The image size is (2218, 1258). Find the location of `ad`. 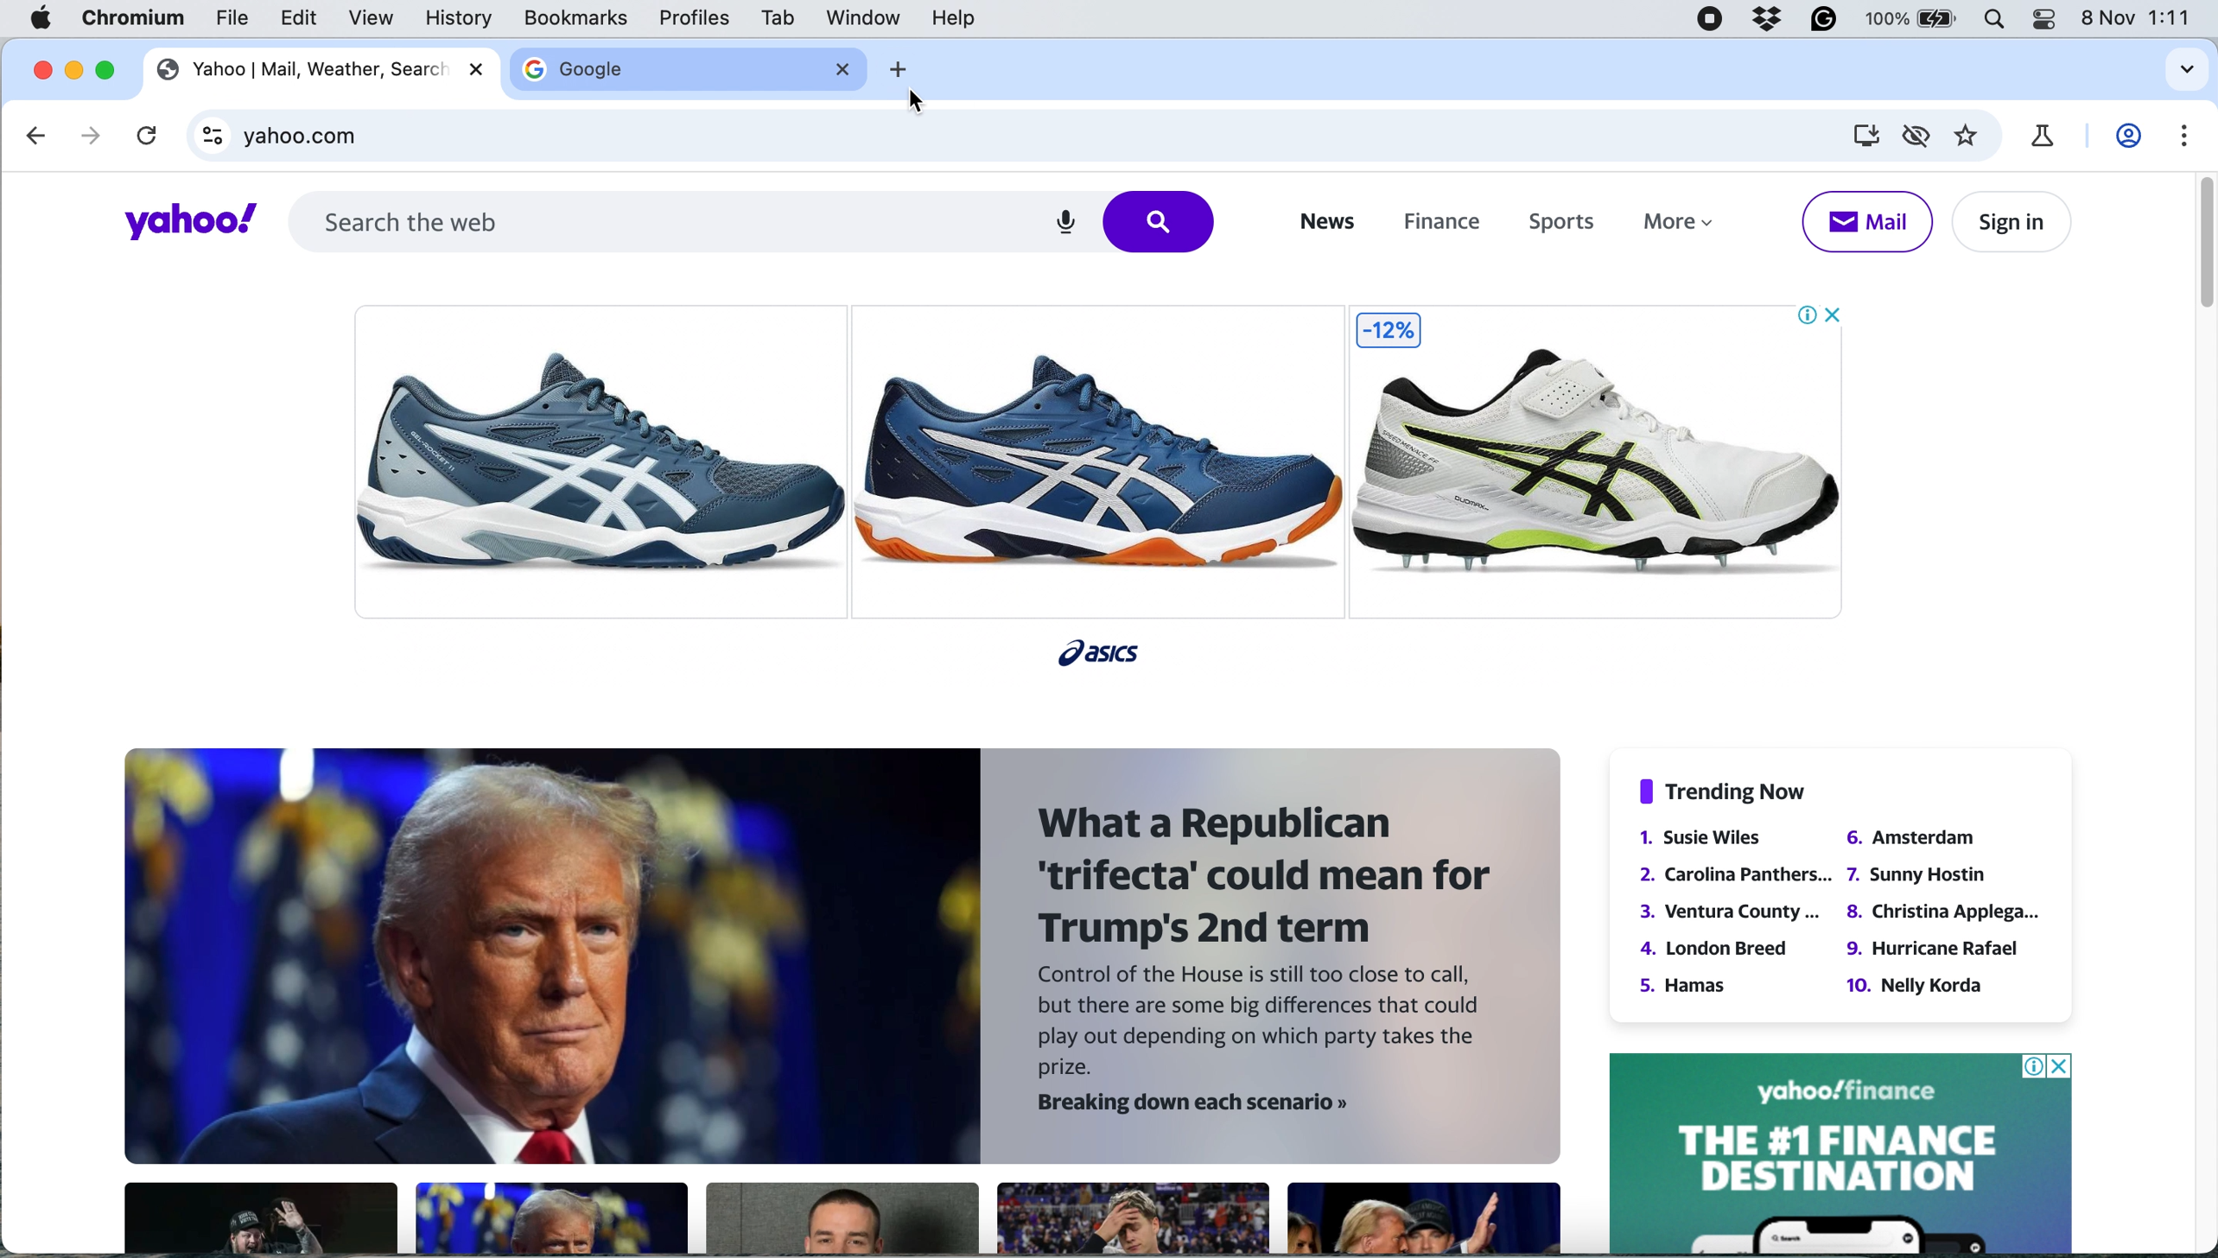

ad is located at coordinates (1111, 473).